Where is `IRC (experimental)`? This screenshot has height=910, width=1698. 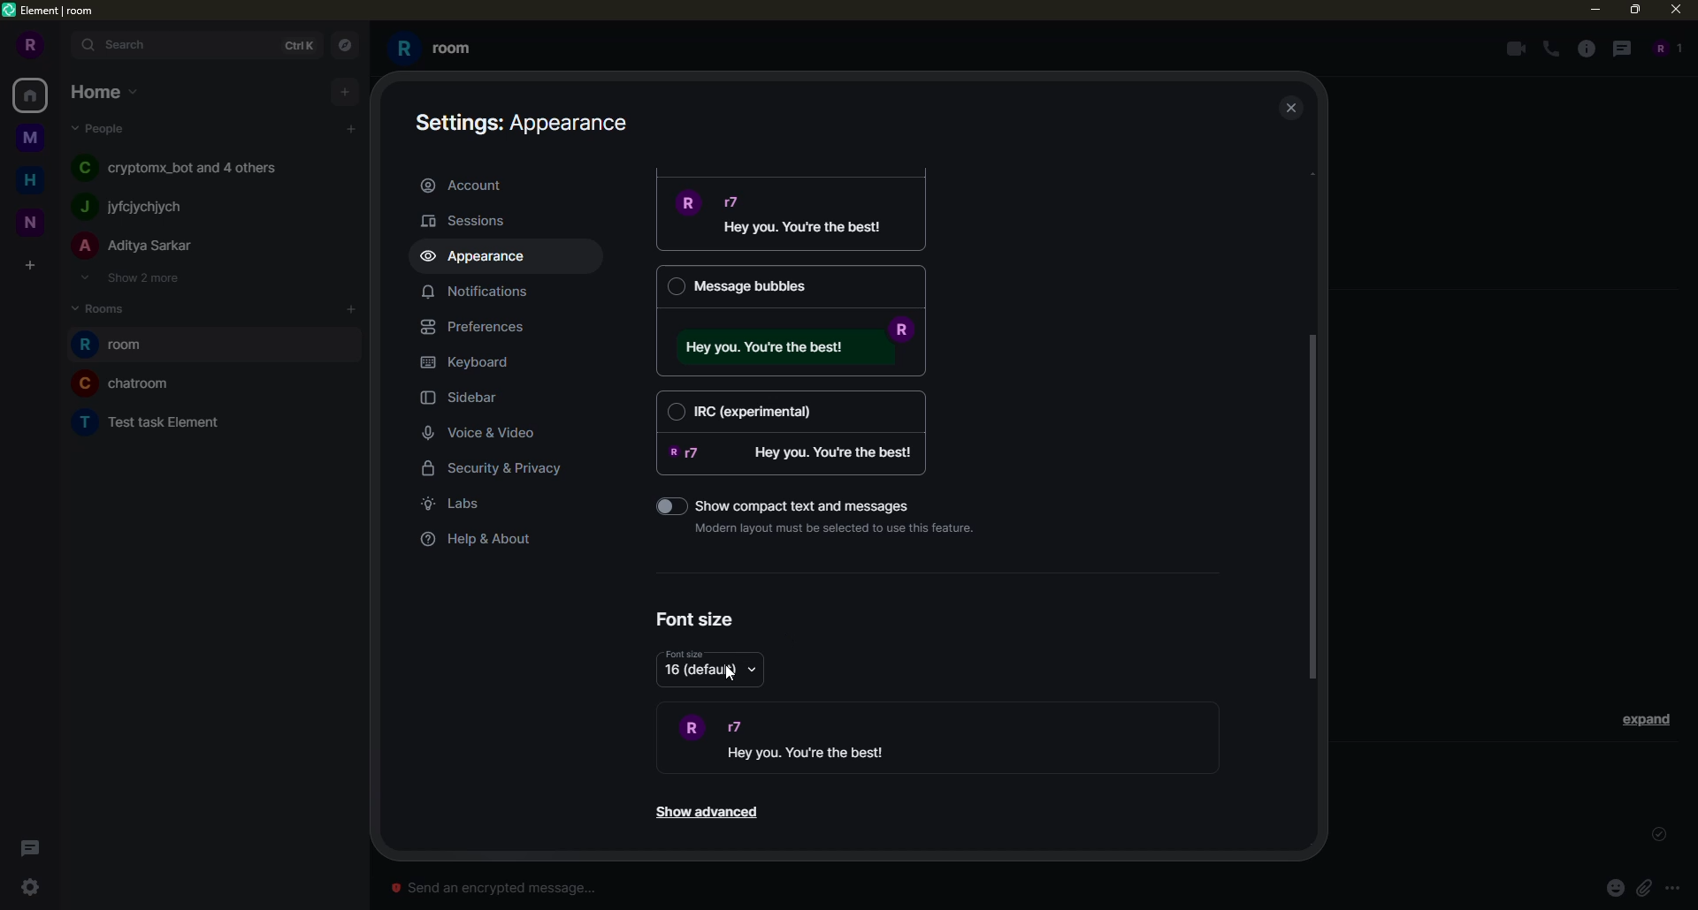 IRC (experimental) is located at coordinates (792, 410).